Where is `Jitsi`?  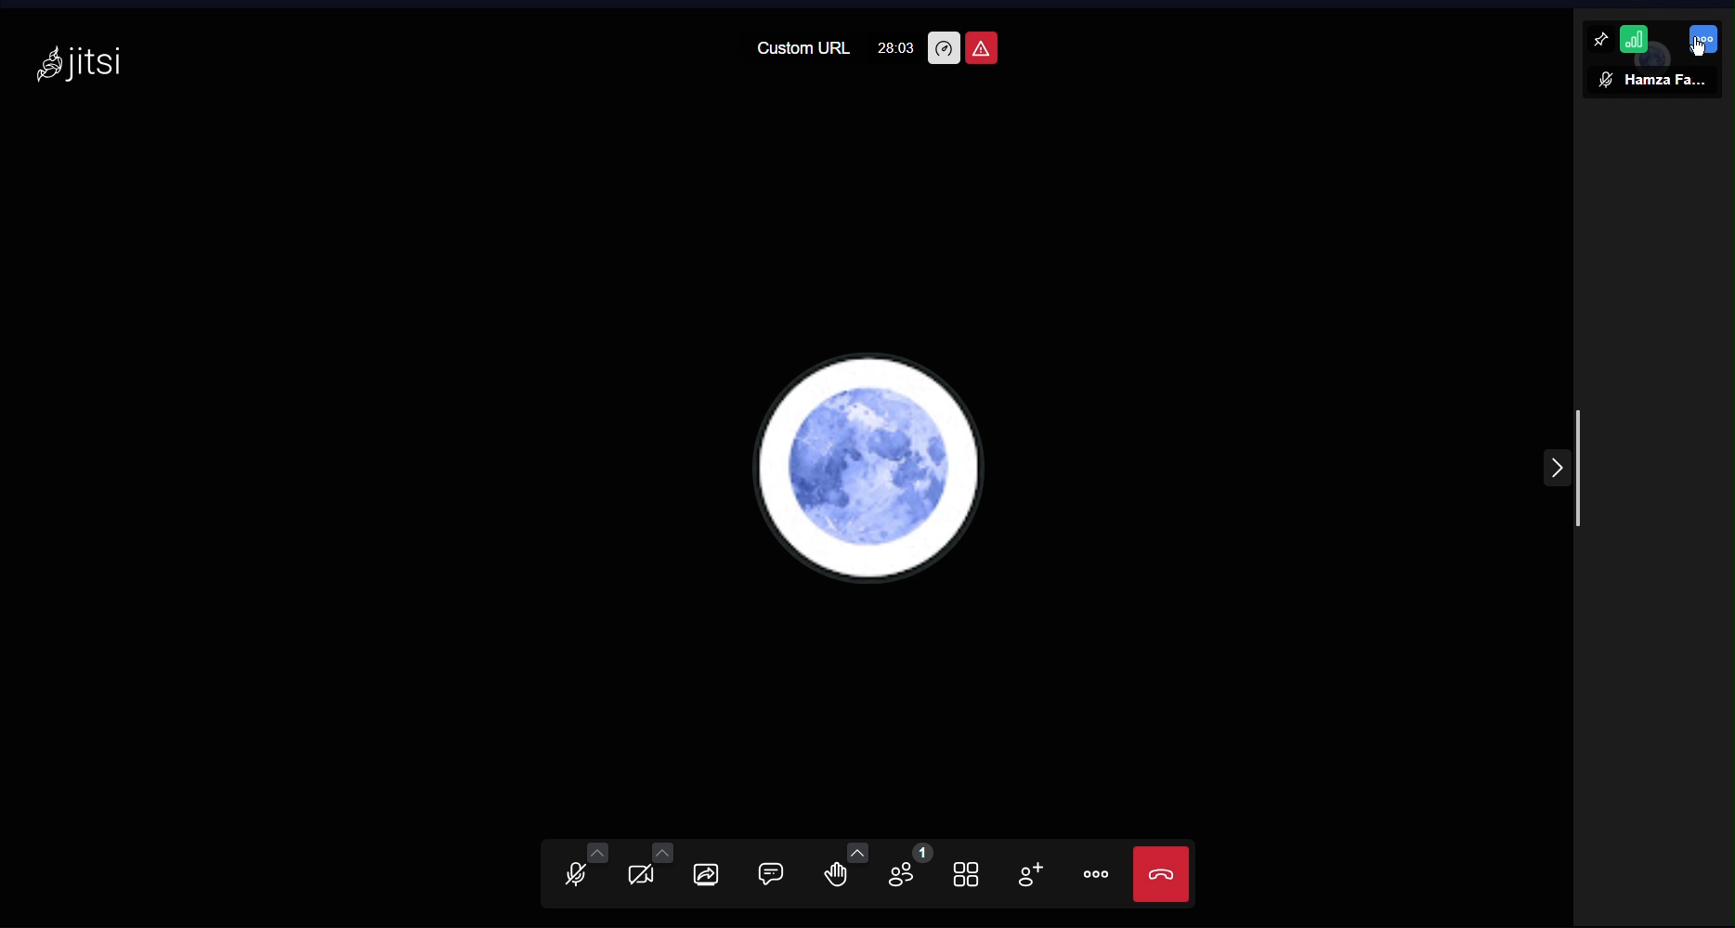 Jitsi is located at coordinates (80, 62).